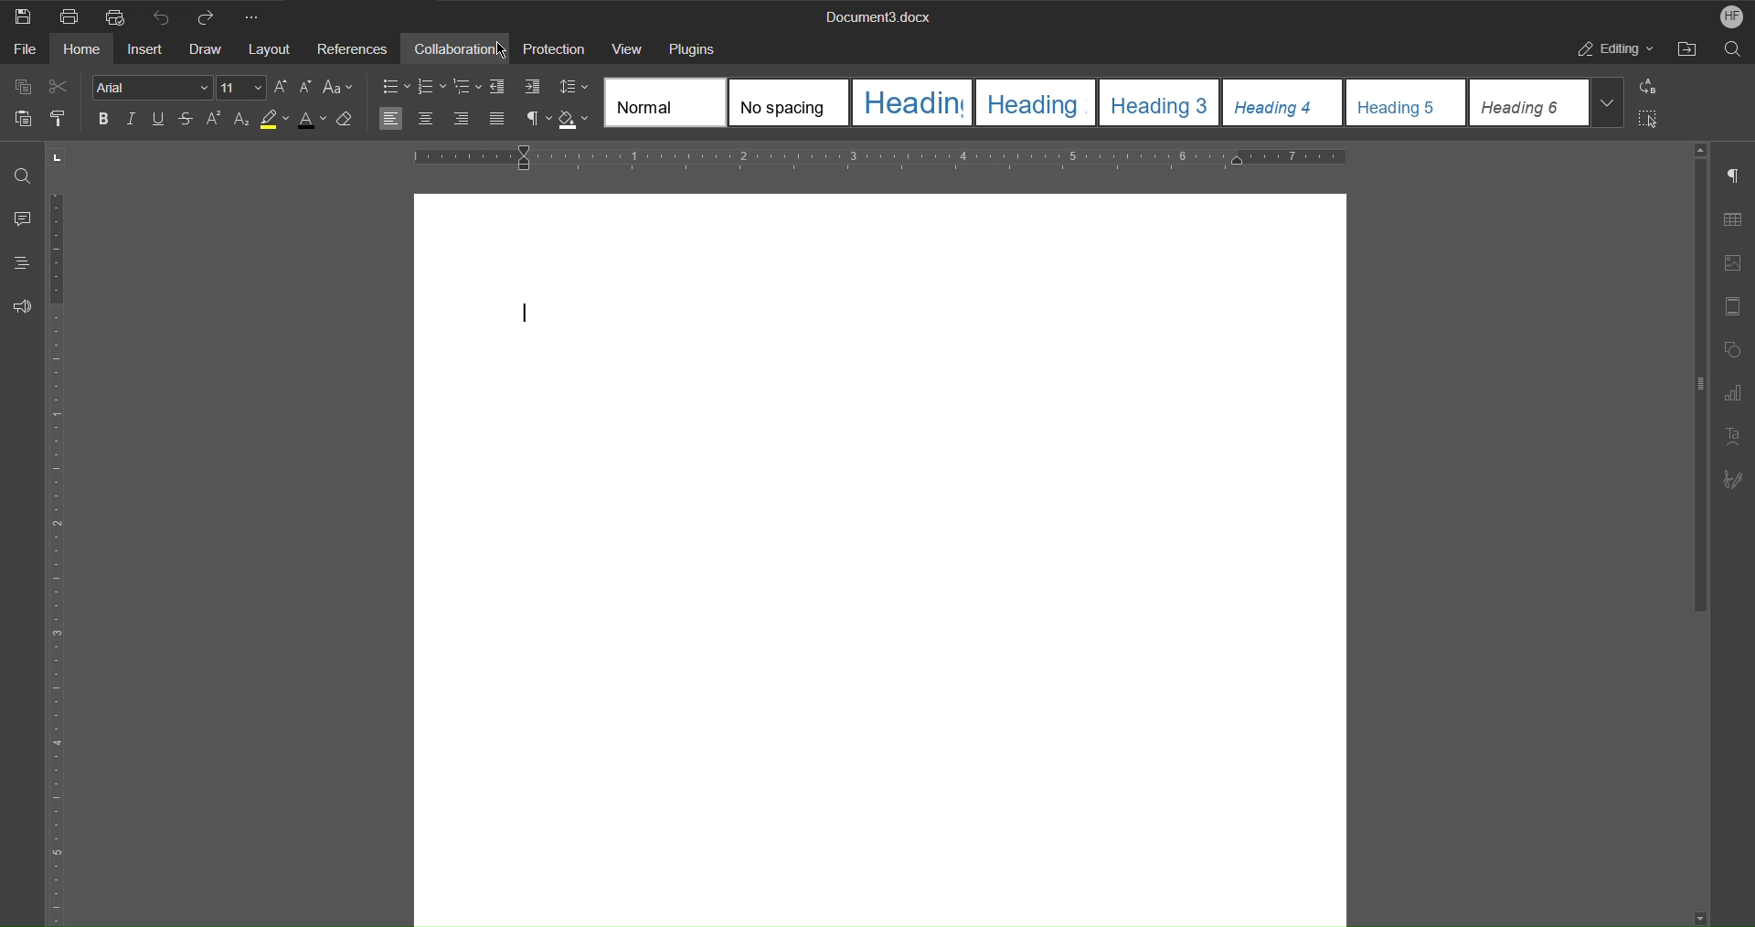 The width and height of the screenshot is (1755, 927). I want to click on Tab stop, so click(61, 157).